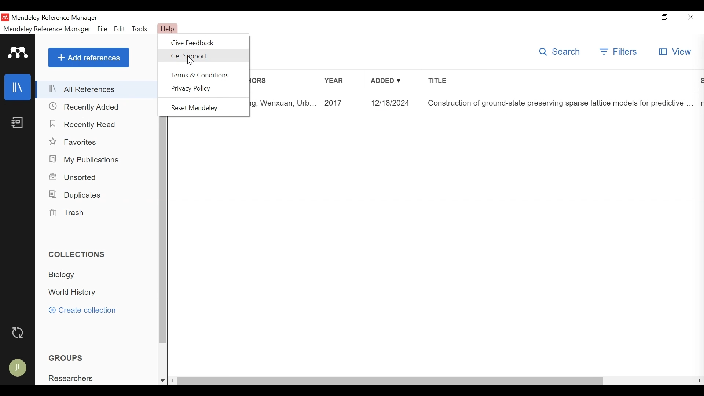  I want to click on Scroll left, so click(174, 381).